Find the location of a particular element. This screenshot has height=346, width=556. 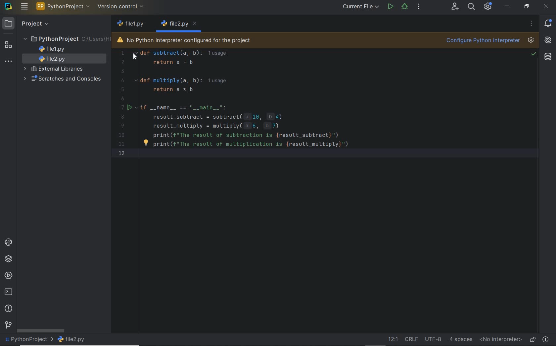

services is located at coordinates (8, 276).